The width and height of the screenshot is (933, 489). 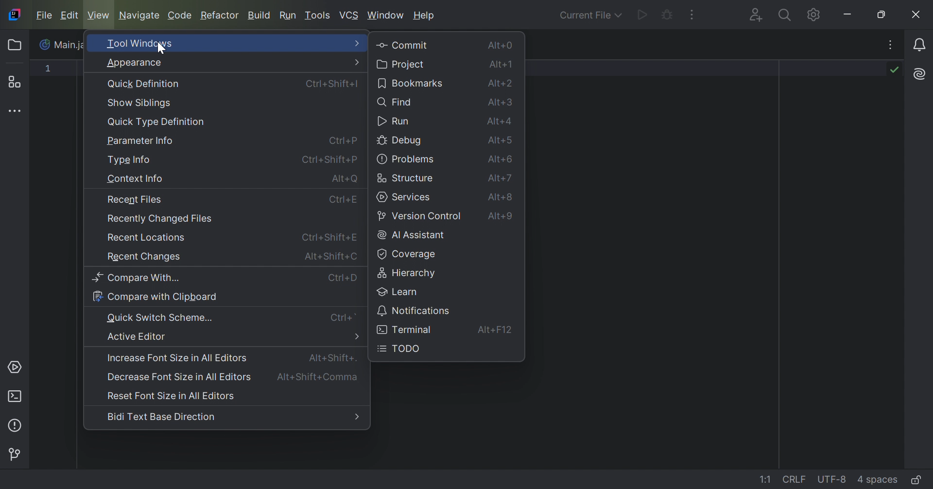 What do you see at coordinates (755, 16) in the screenshot?
I see `Code with me` at bounding box center [755, 16].